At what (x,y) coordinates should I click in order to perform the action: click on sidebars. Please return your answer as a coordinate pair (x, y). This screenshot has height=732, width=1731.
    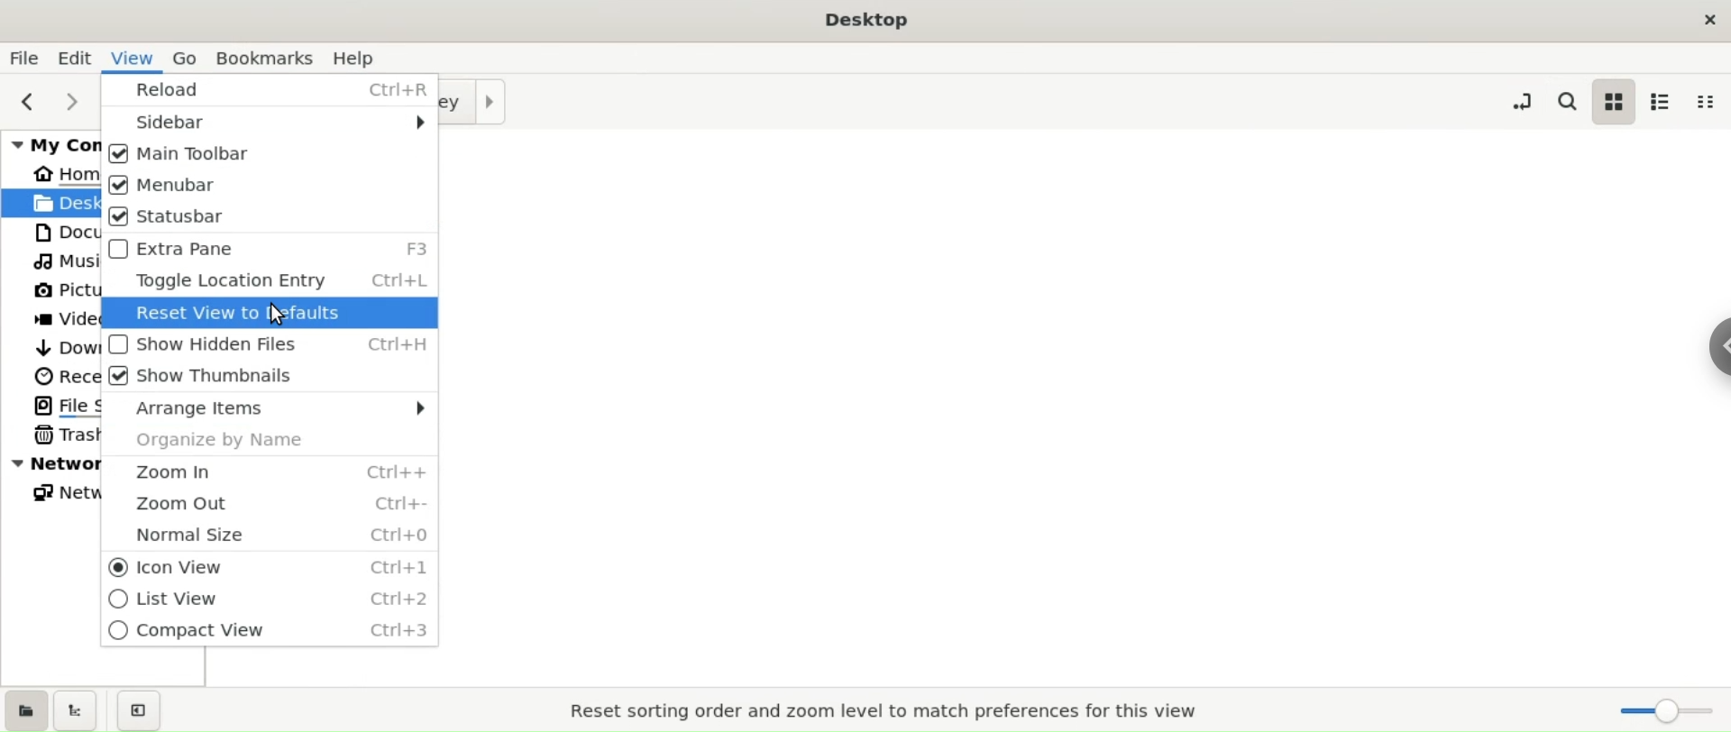
    Looking at the image, I should click on (268, 124).